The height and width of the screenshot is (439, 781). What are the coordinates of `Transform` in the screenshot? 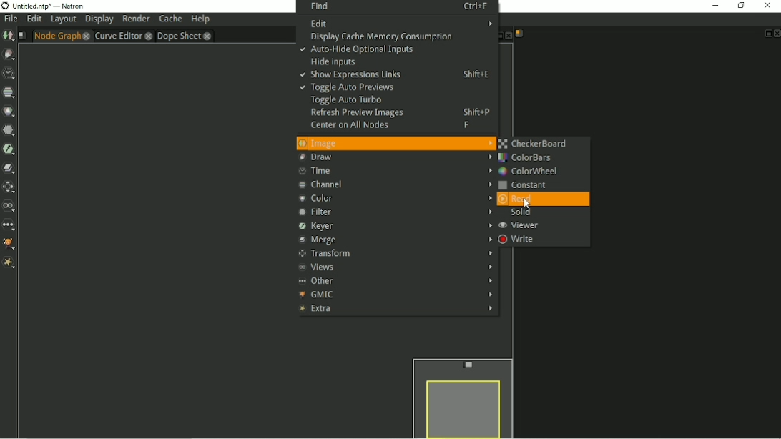 It's located at (9, 187).